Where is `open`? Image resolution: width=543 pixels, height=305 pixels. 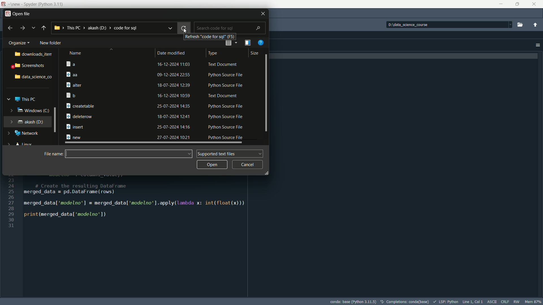 open is located at coordinates (212, 165).